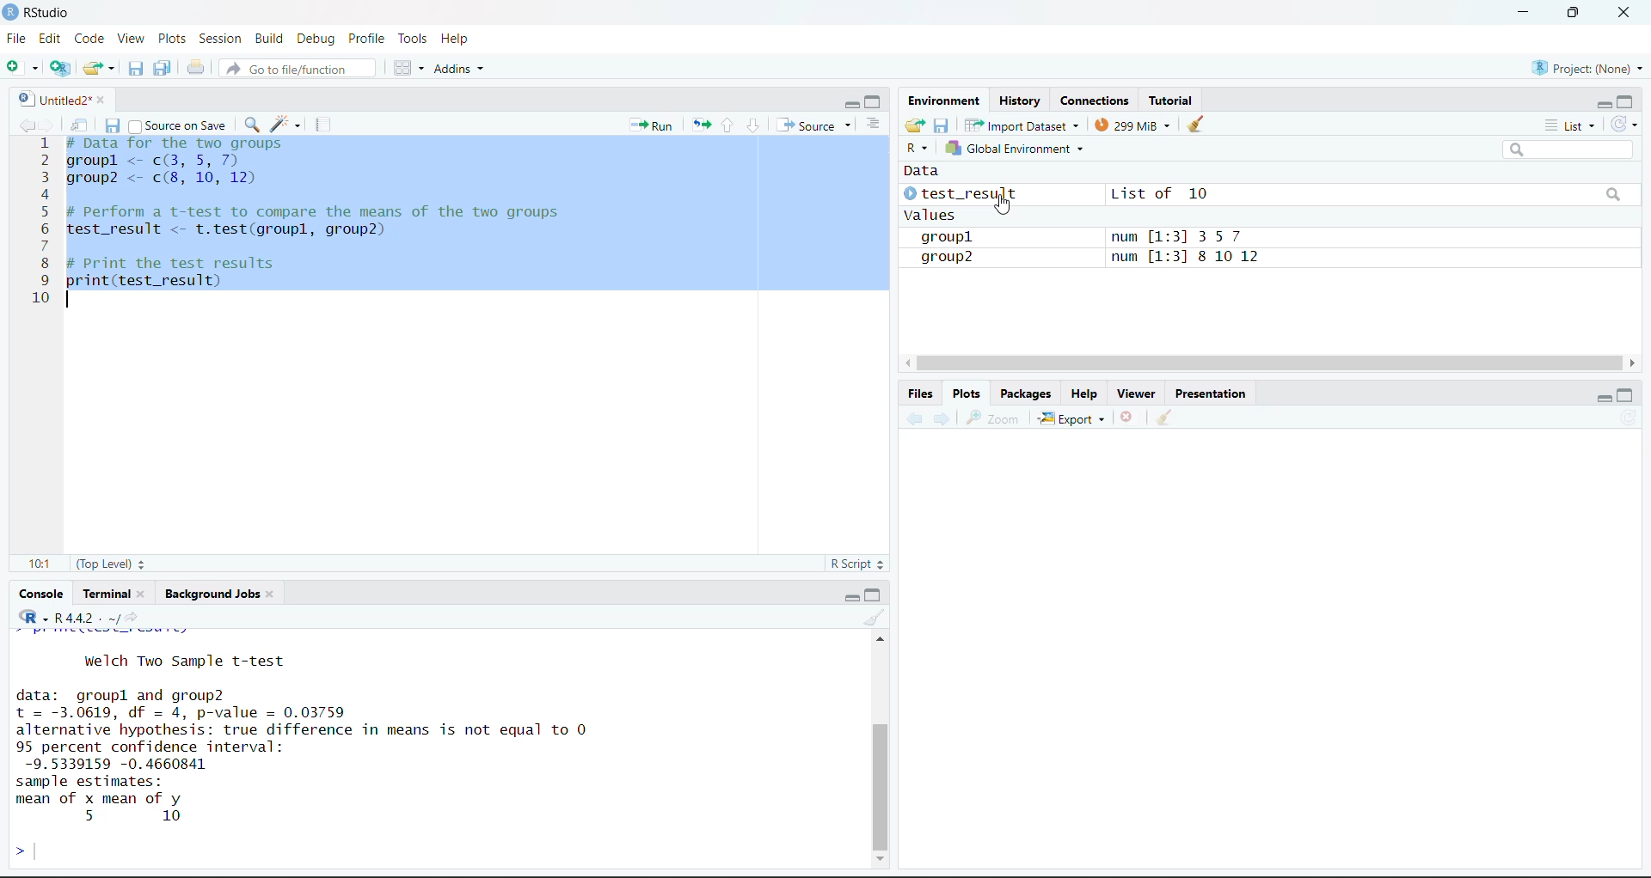 Image resolution: width=1651 pixels, height=878 pixels. Describe the element at coordinates (136, 66) in the screenshot. I see `save current document` at that location.